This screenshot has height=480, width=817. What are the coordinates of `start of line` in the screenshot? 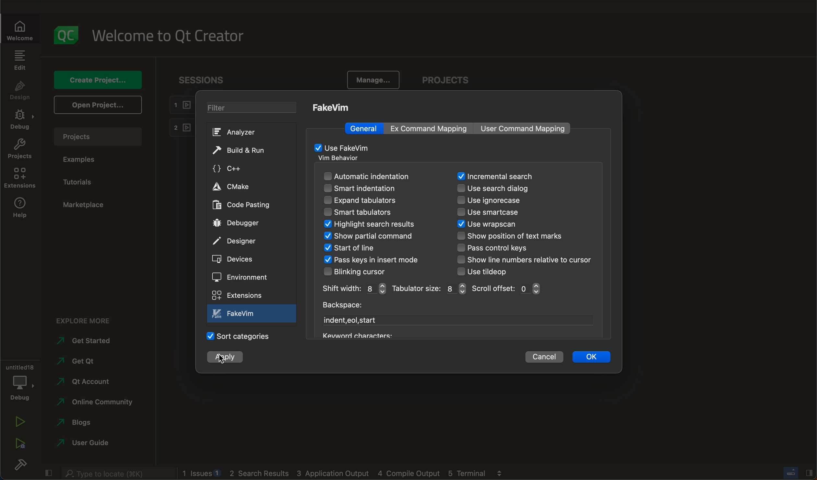 It's located at (353, 248).